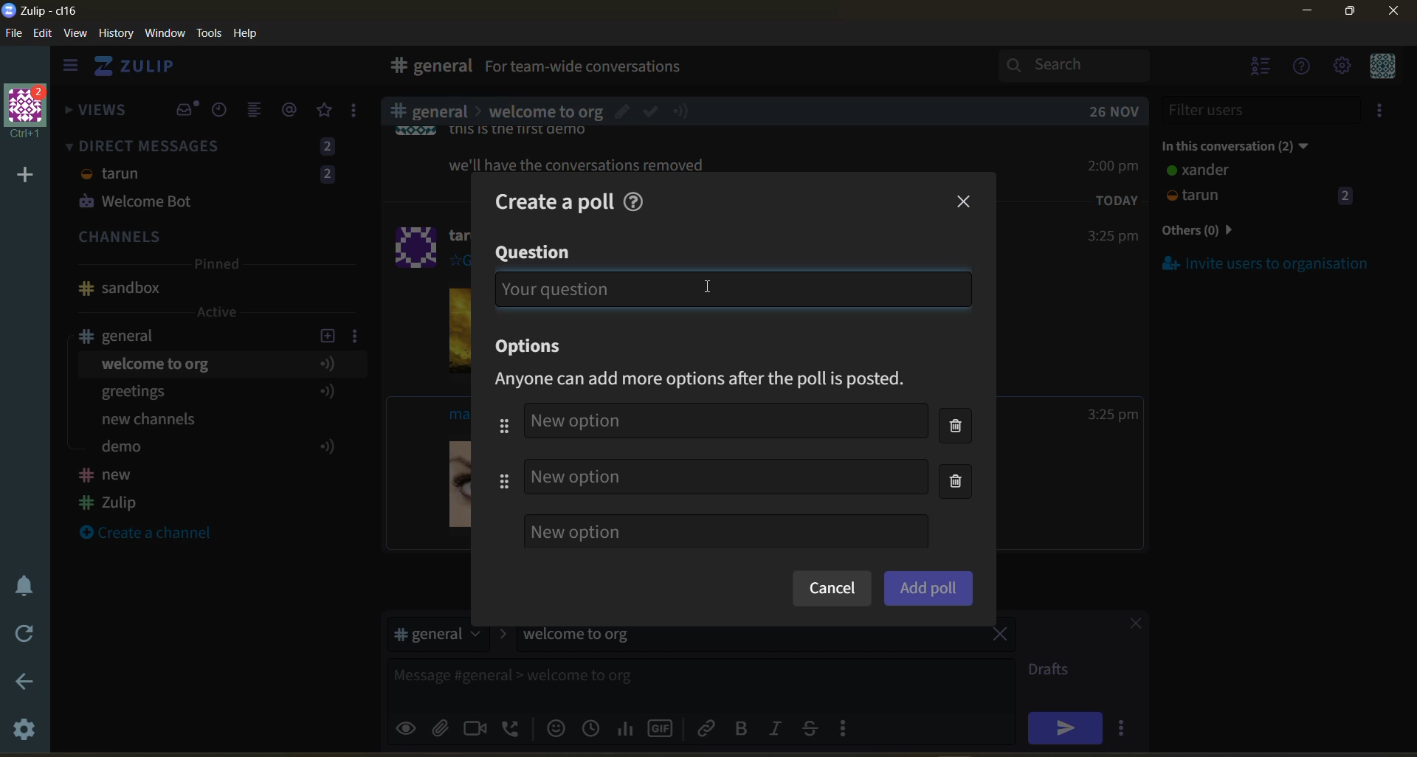 The image size is (1417, 757). What do you see at coordinates (1341, 67) in the screenshot?
I see `settings menu` at bounding box center [1341, 67].